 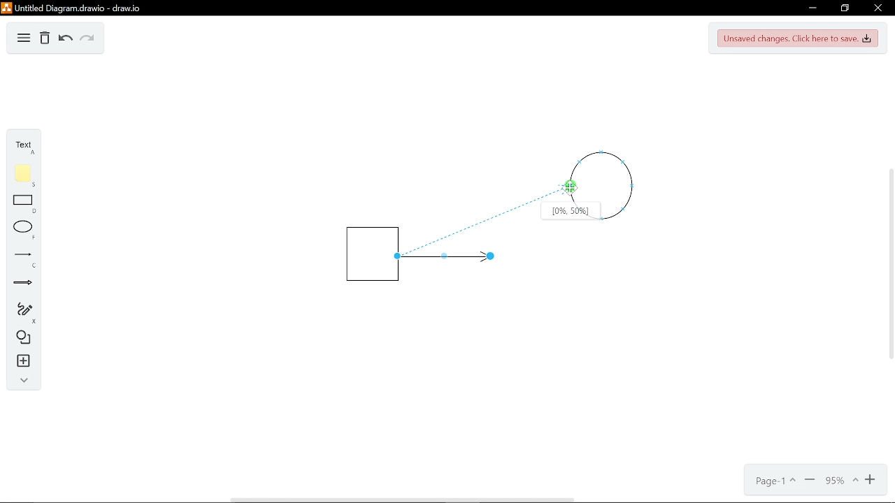 What do you see at coordinates (812, 8) in the screenshot?
I see `Minimize` at bounding box center [812, 8].